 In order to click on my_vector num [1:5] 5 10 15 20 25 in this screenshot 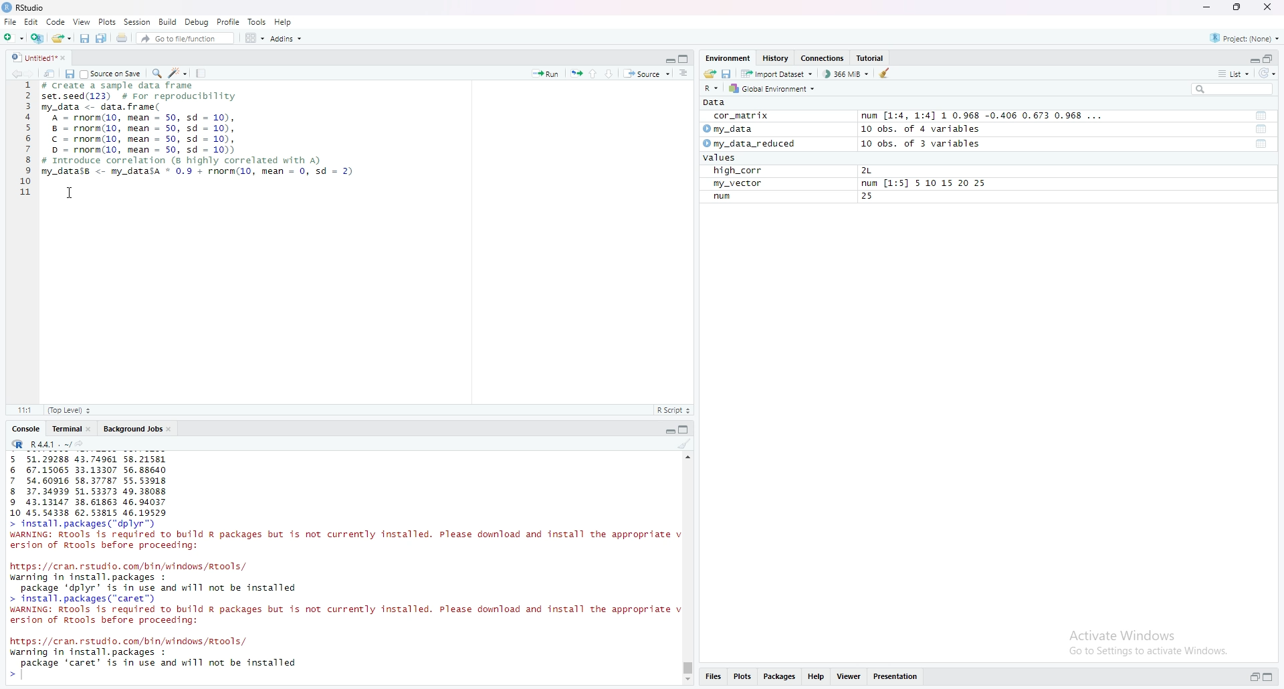, I will do `click(851, 184)`.